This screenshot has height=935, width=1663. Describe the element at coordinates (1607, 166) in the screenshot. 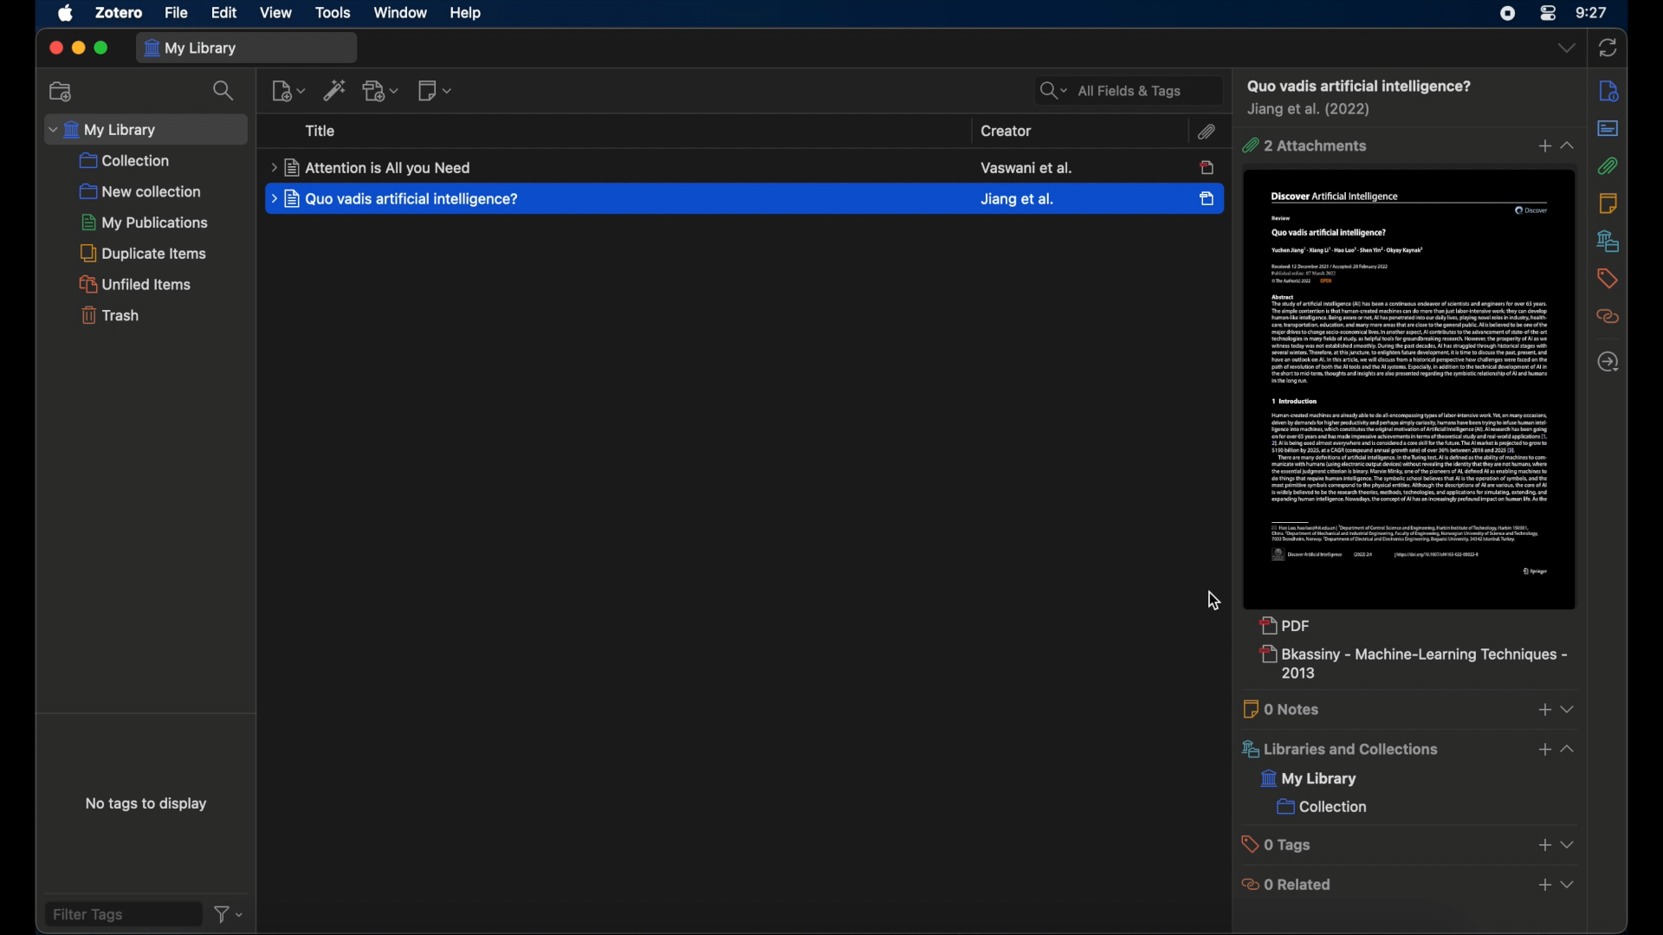

I see `attachments` at that location.